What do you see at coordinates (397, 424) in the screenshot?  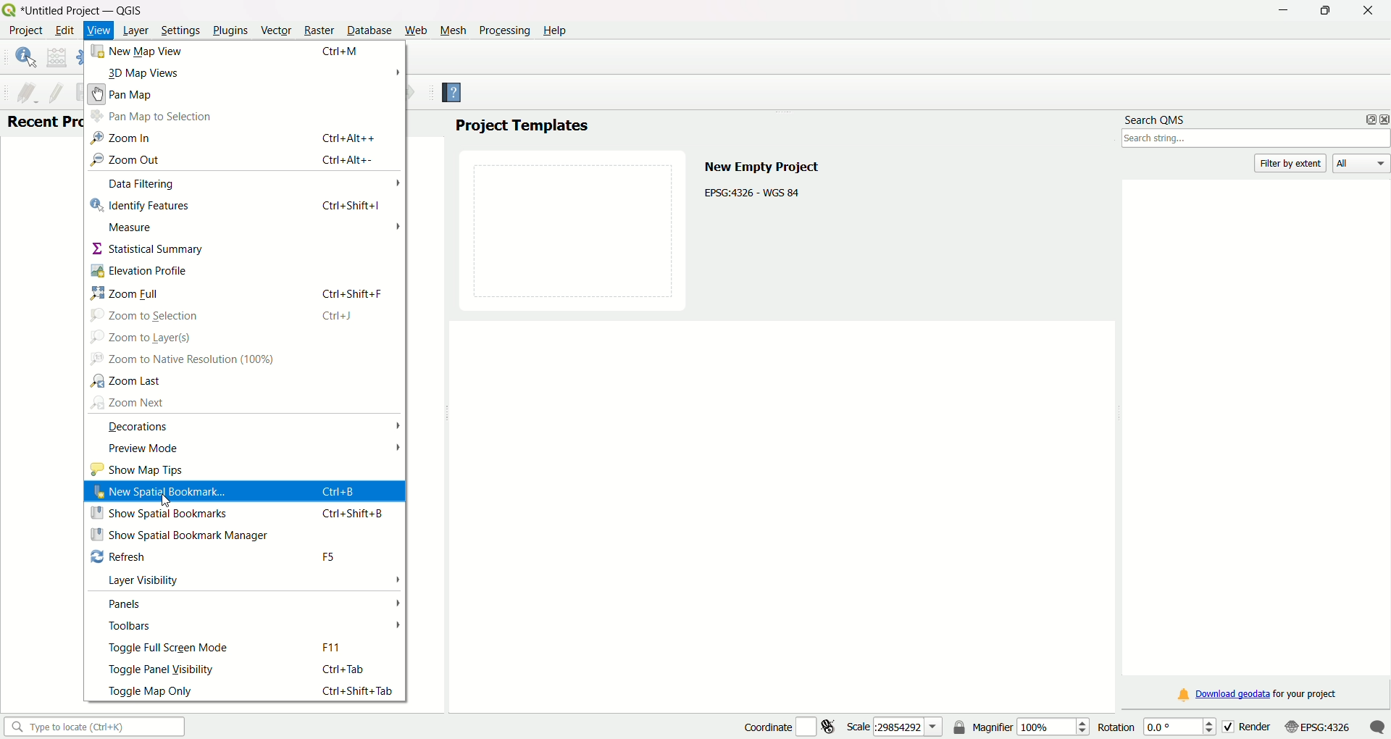 I see `arrow` at bounding box center [397, 424].